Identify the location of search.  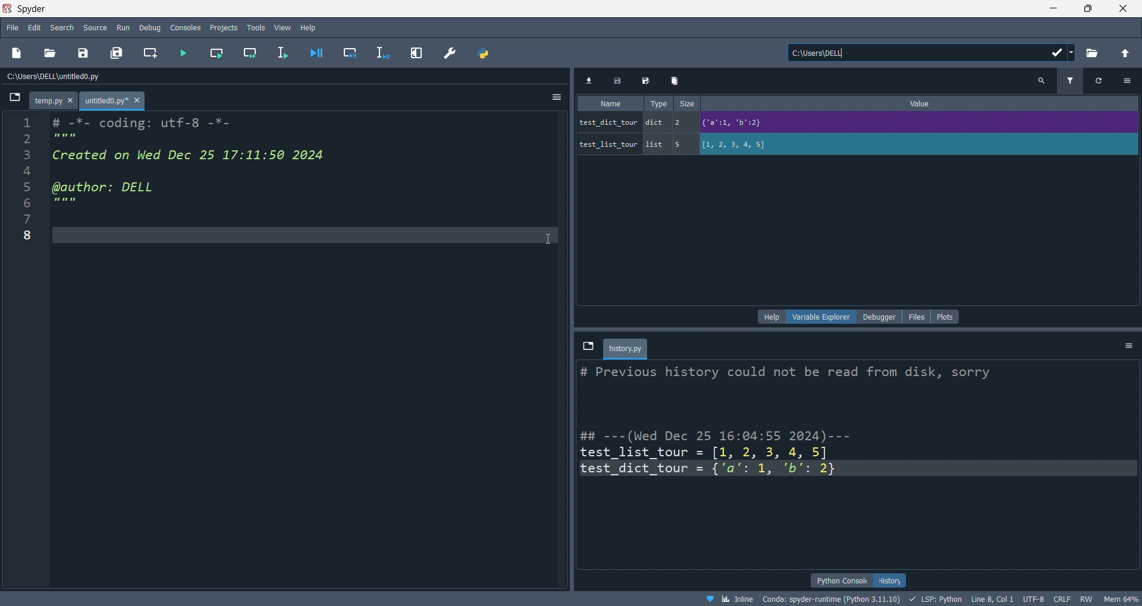
(63, 27).